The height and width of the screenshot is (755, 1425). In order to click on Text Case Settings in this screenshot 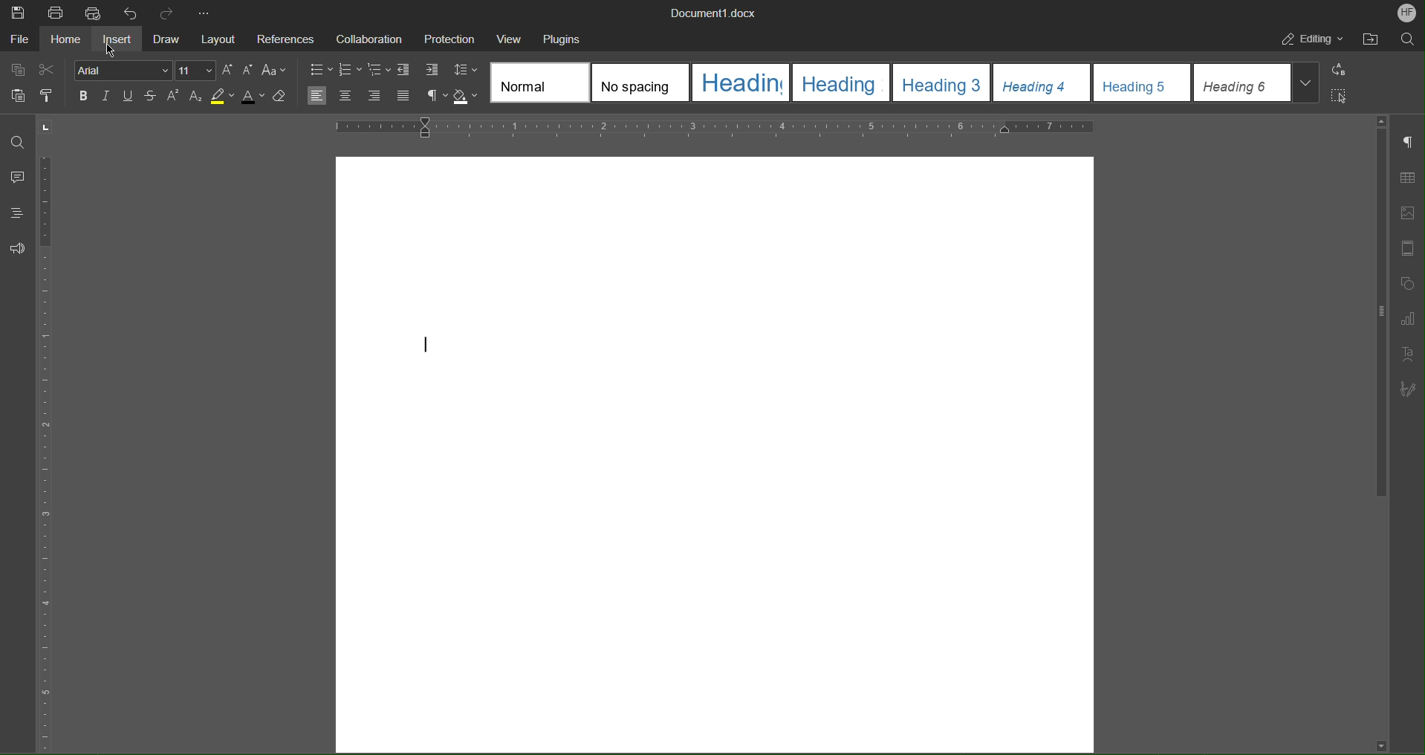, I will do `click(275, 71)`.